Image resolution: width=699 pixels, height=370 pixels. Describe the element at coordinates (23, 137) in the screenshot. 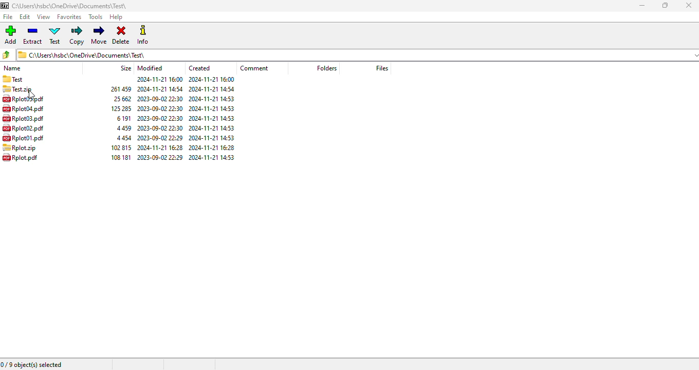

I see `file name` at that location.